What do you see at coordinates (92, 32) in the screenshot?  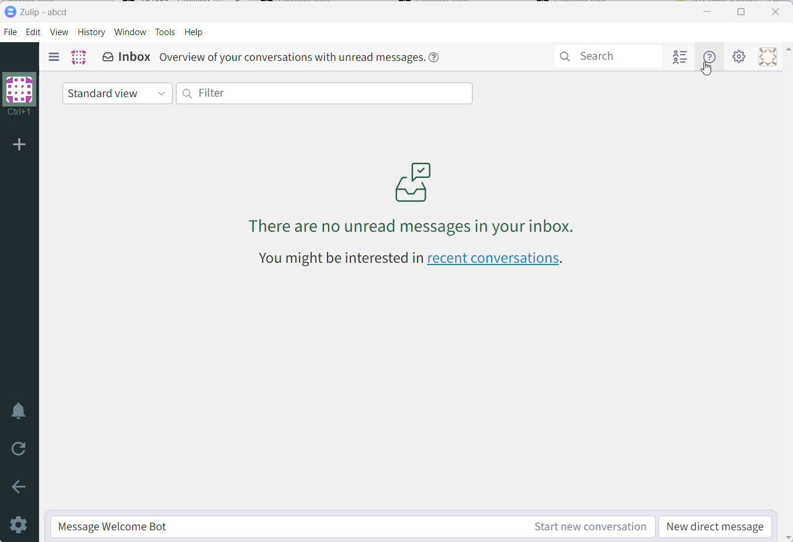 I see `History` at bounding box center [92, 32].